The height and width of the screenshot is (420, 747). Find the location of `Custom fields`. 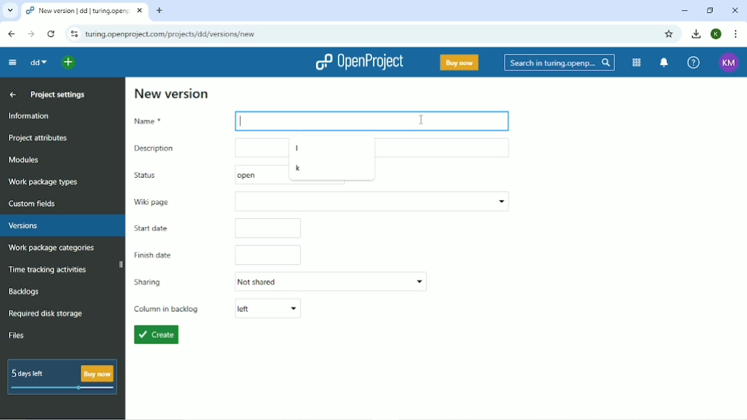

Custom fields is located at coordinates (36, 205).